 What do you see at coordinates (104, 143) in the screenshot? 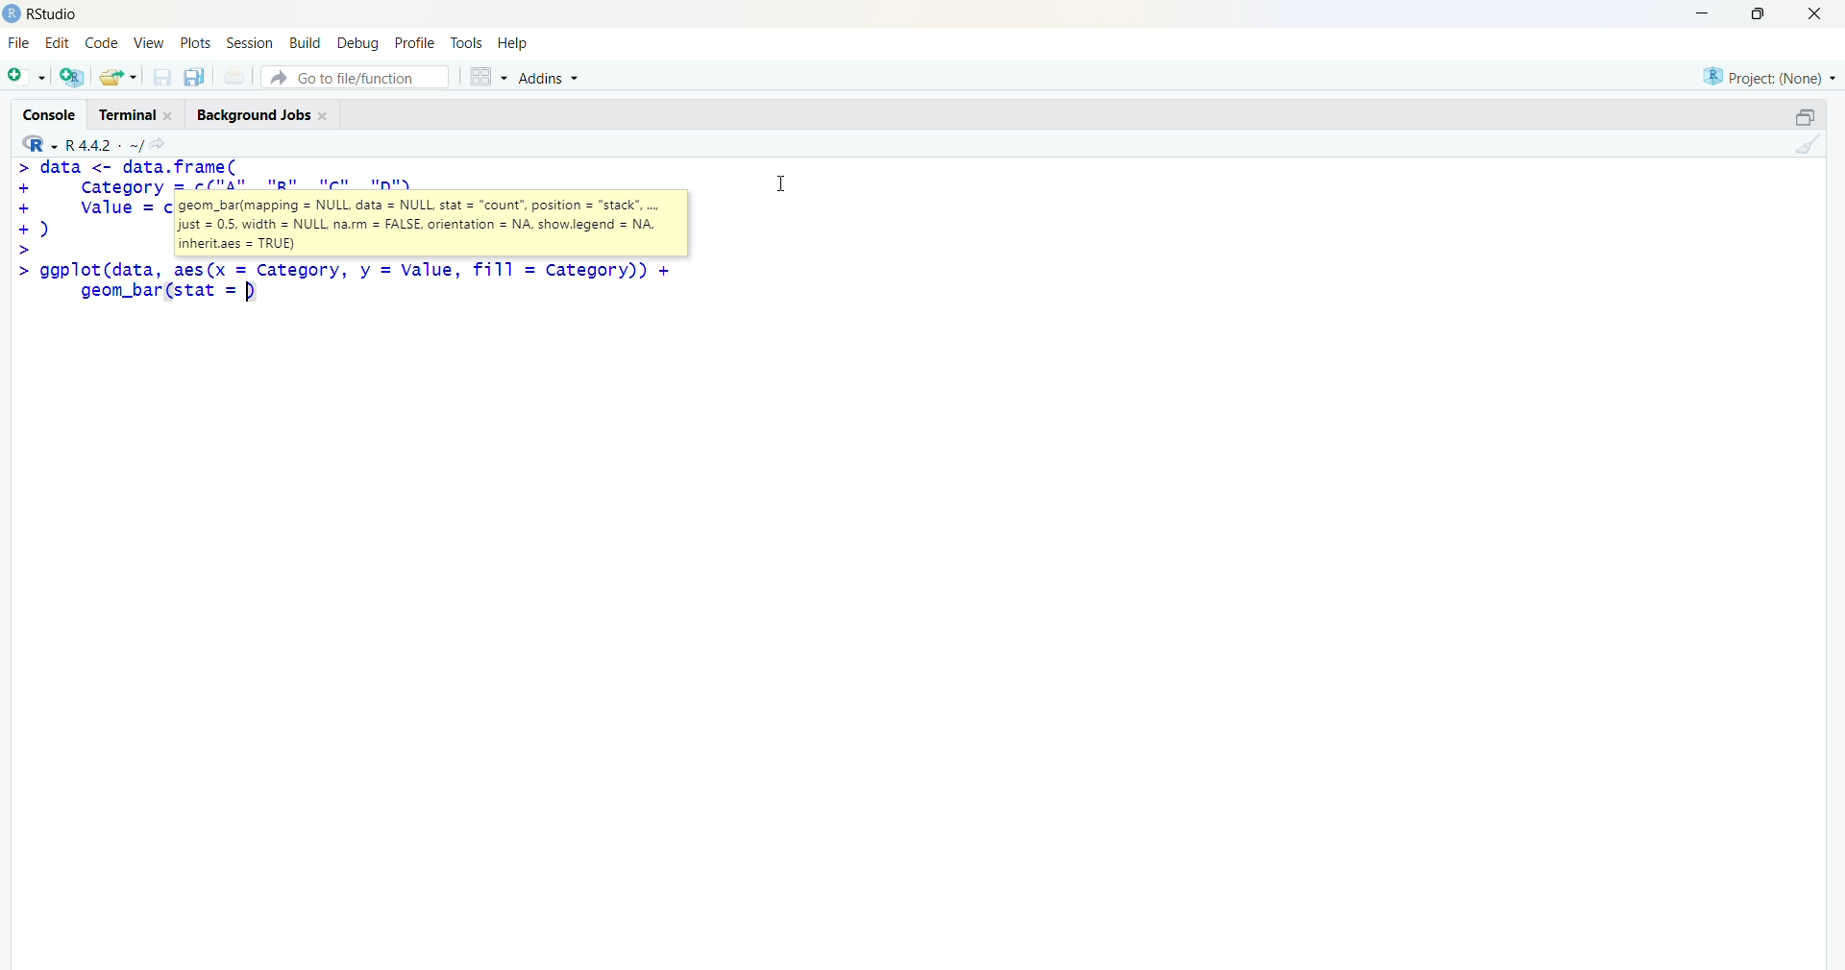
I see ` R language version - R 4.4.2` at bounding box center [104, 143].